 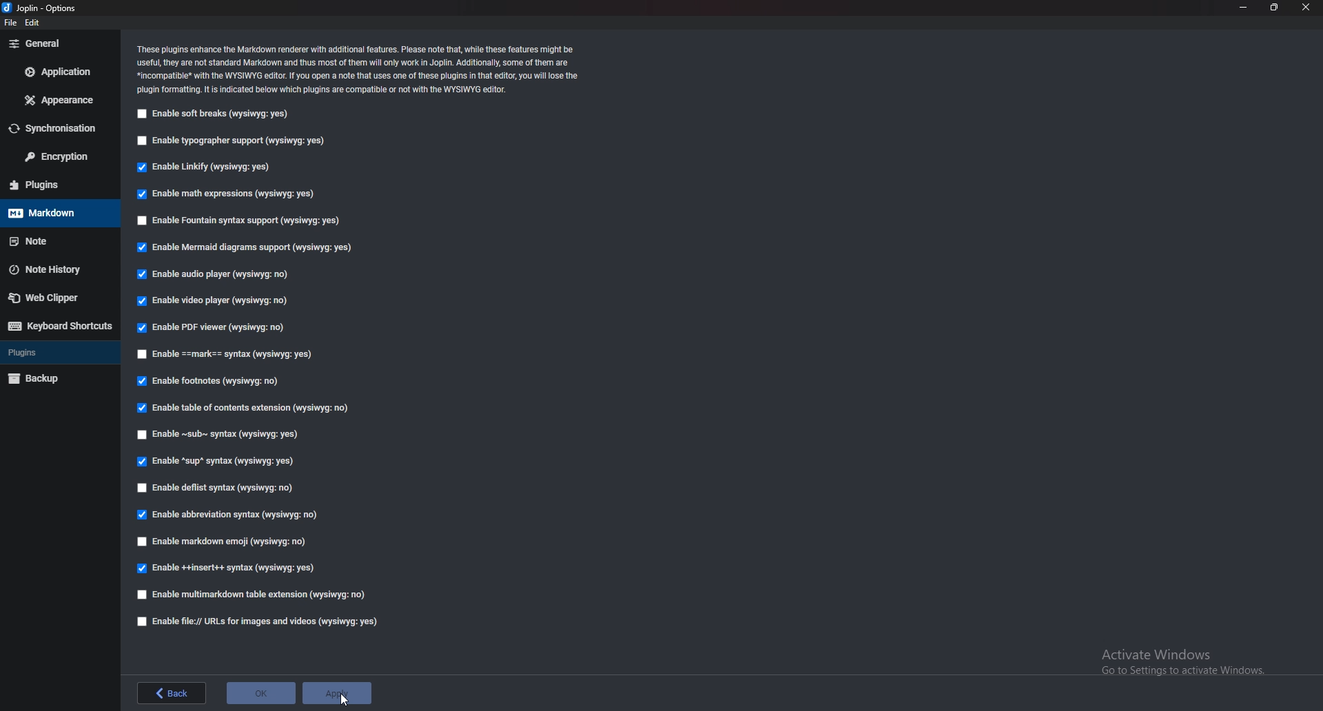 What do you see at coordinates (235, 141) in the screenshot?
I see `Enable typographer support` at bounding box center [235, 141].